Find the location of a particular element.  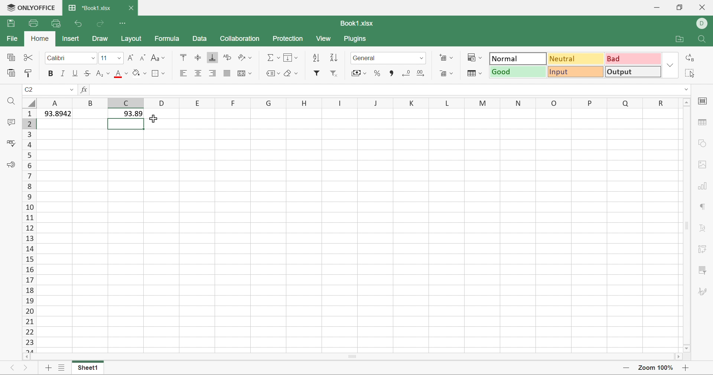

Minimize is located at coordinates (655, 7).